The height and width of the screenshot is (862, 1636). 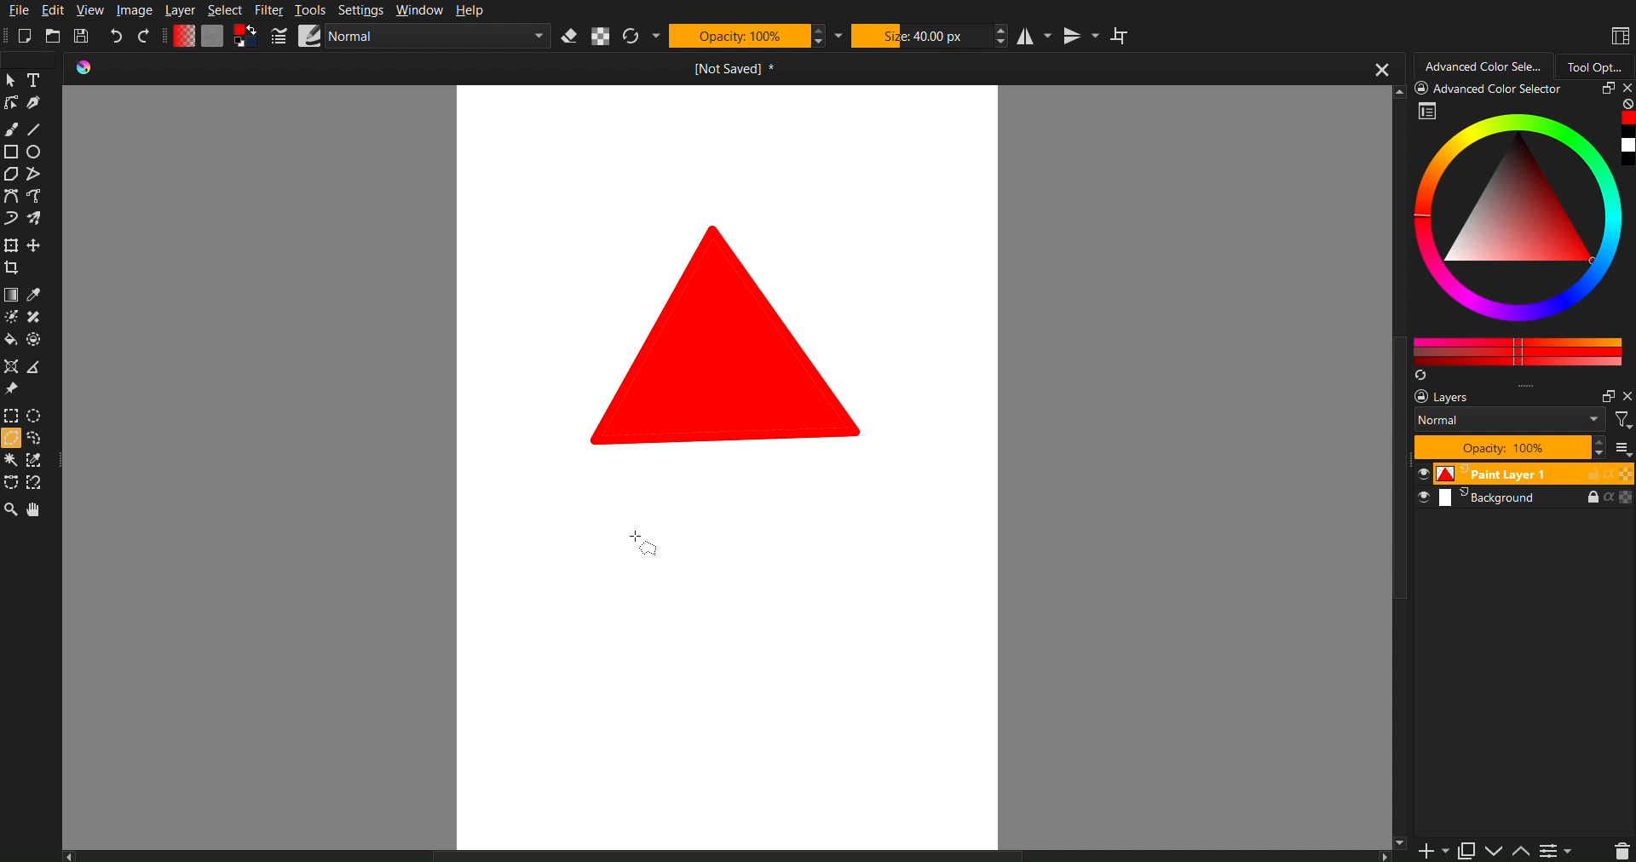 I want to click on Down, so click(x=1495, y=851).